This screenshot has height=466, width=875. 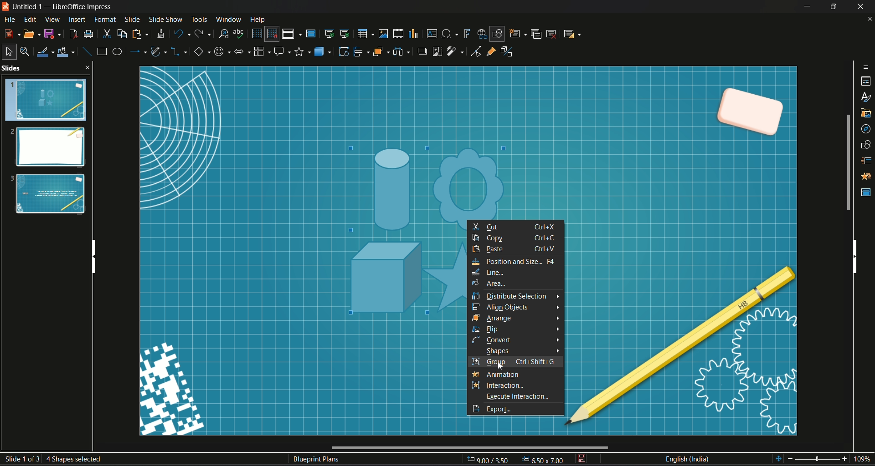 What do you see at coordinates (258, 20) in the screenshot?
I see `Help` at bounding box center [258, 20].